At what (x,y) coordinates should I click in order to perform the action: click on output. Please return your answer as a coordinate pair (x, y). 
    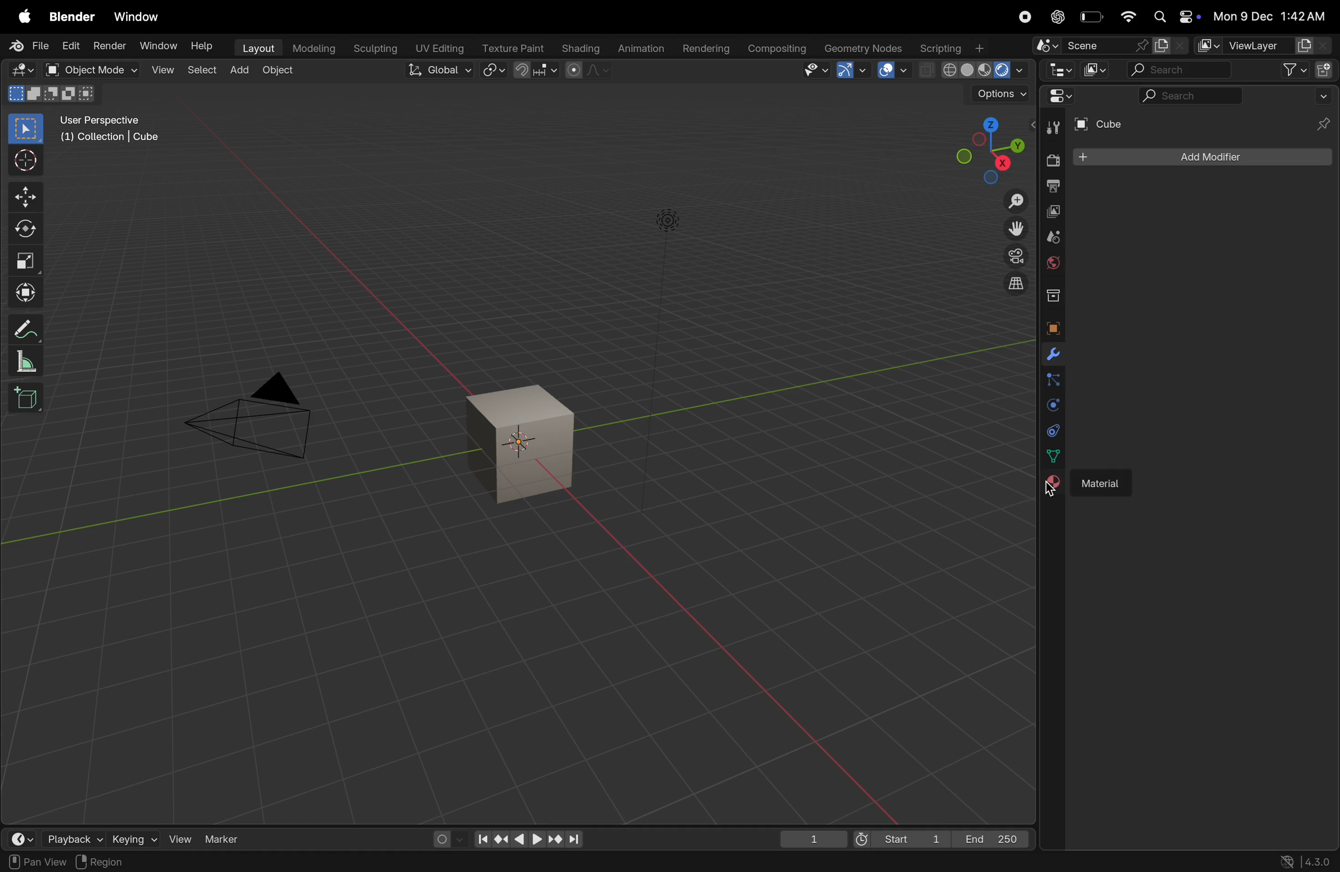
    Looking at the image, I should click on (1051, 188).